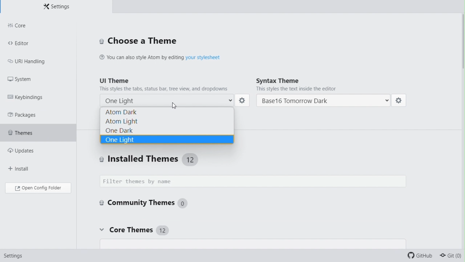  I want to click on Install, so click(28, 165).